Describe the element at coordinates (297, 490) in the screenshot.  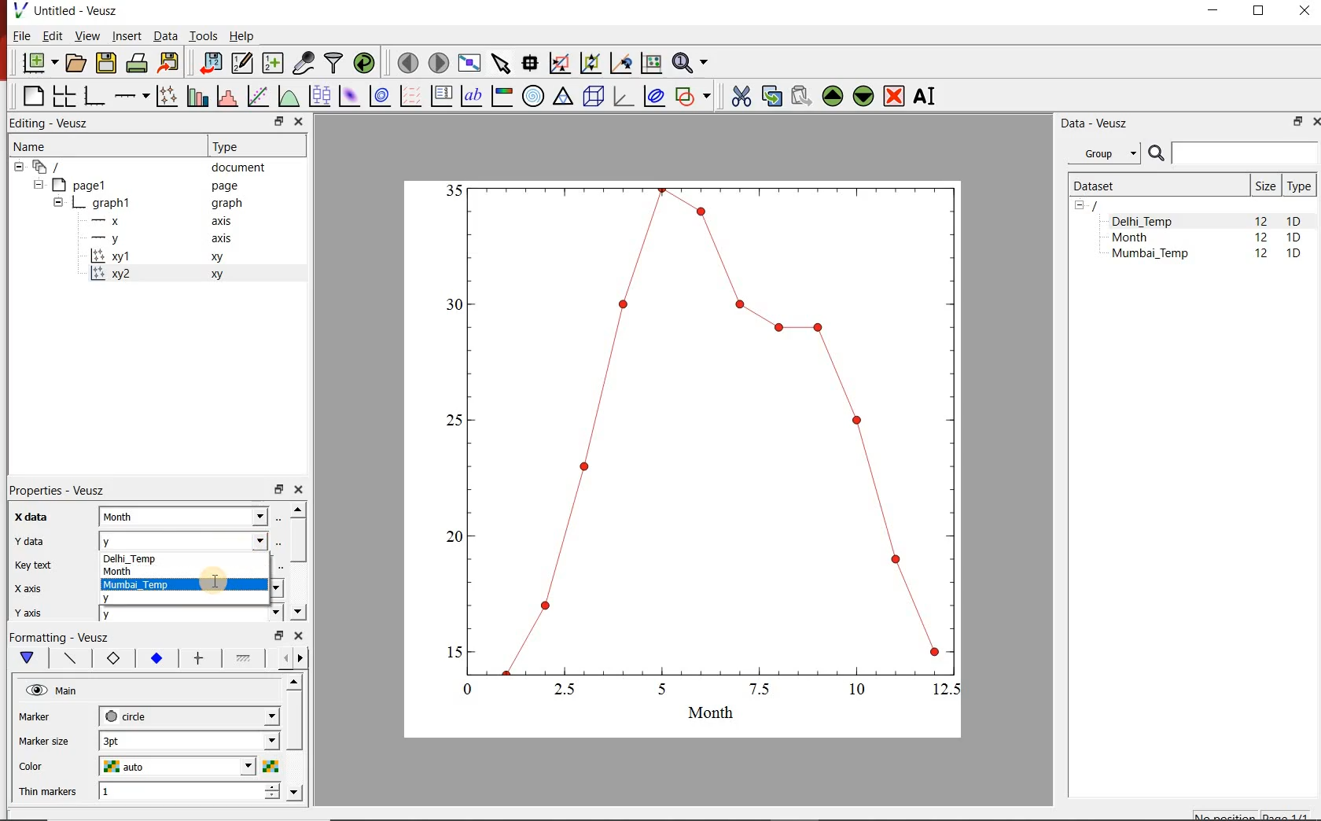
I see `close` at that location.